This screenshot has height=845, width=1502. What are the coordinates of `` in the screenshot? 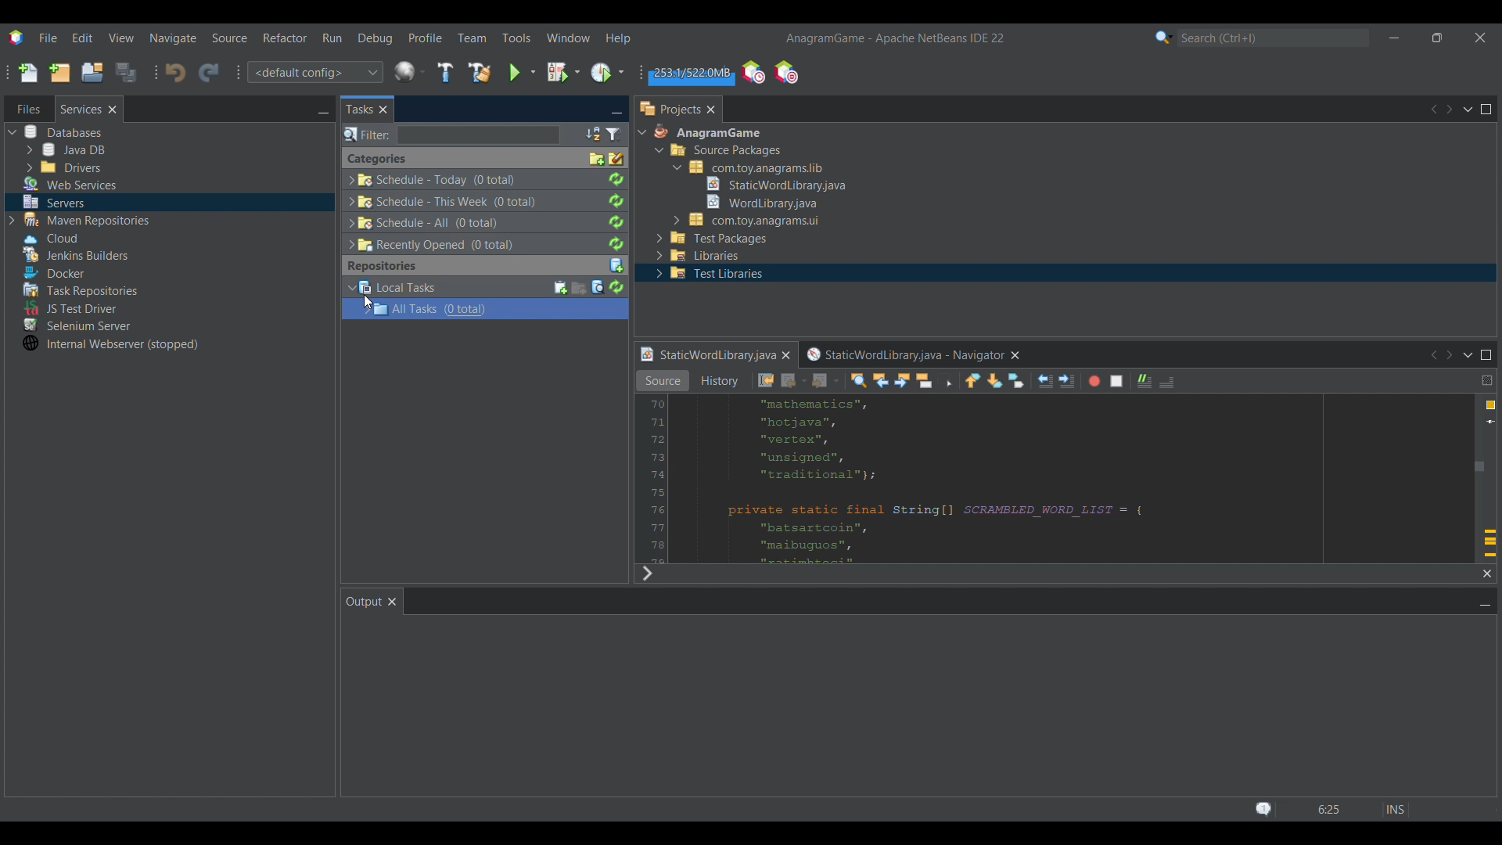 It's located at (478, 156).